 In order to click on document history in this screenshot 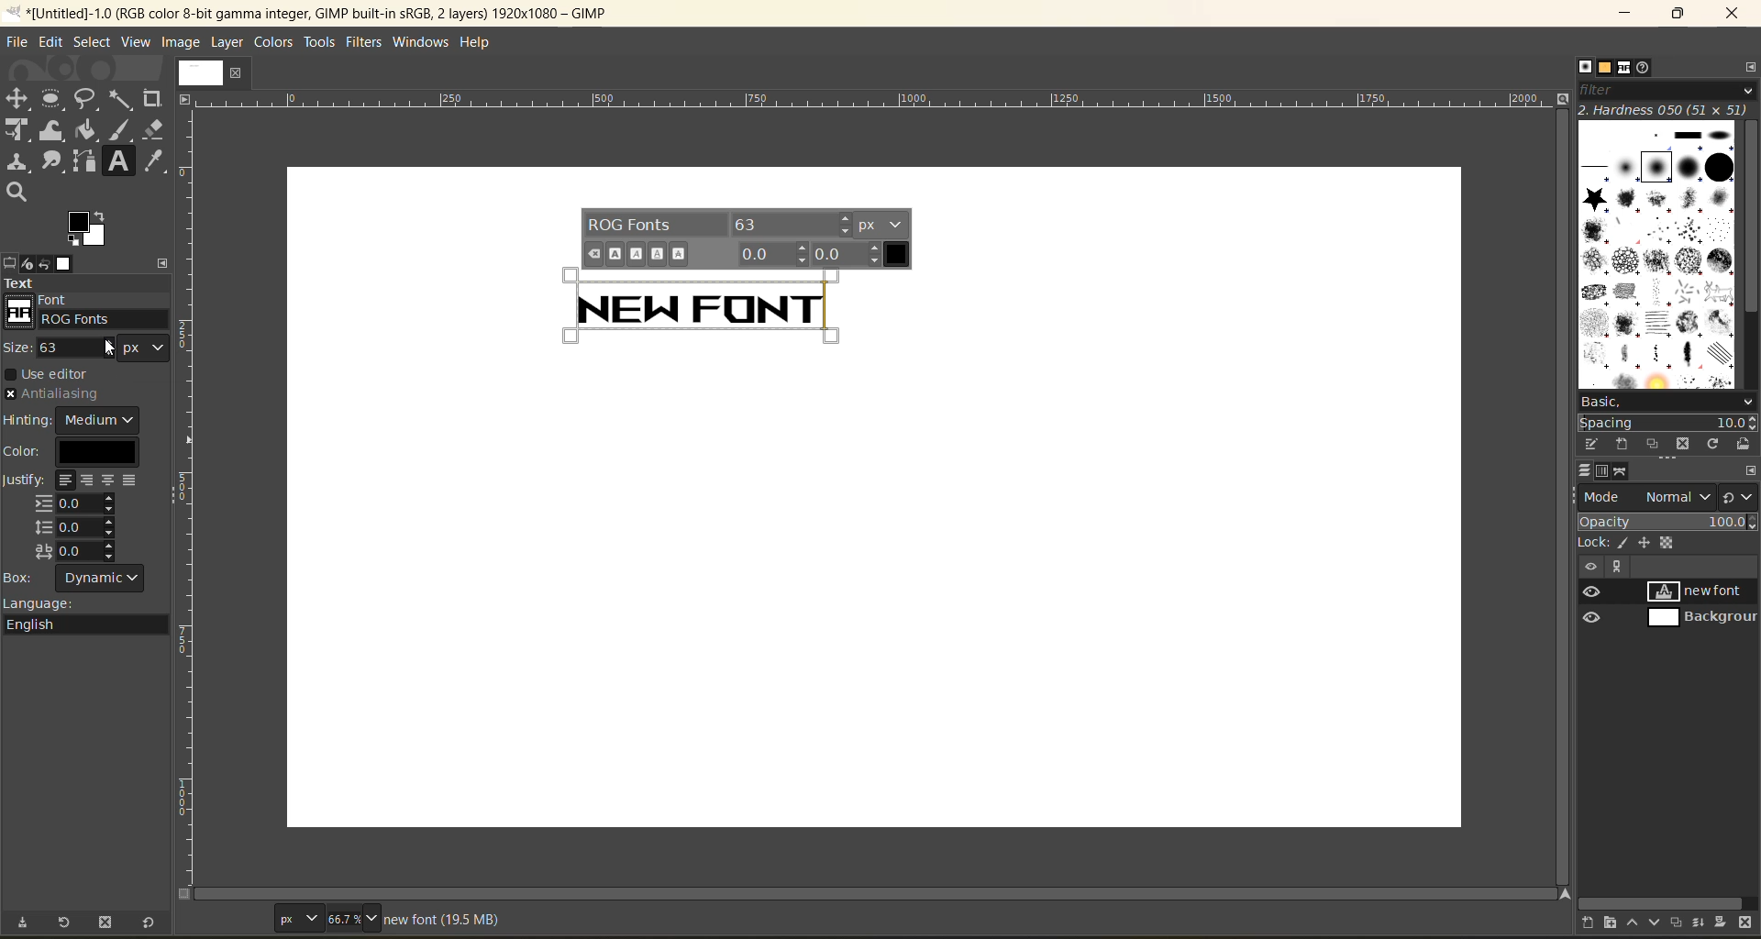, I will do `click(1645, 67)`.